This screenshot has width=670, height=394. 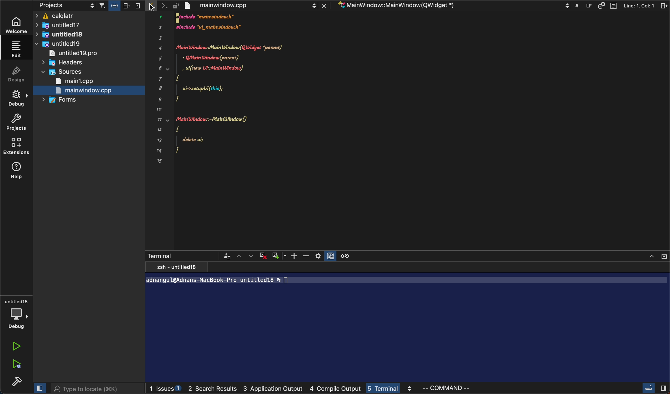 What do you see at coordinates (17, 76) in the screenshot?
I see `design` at bounding box center [17, 76].